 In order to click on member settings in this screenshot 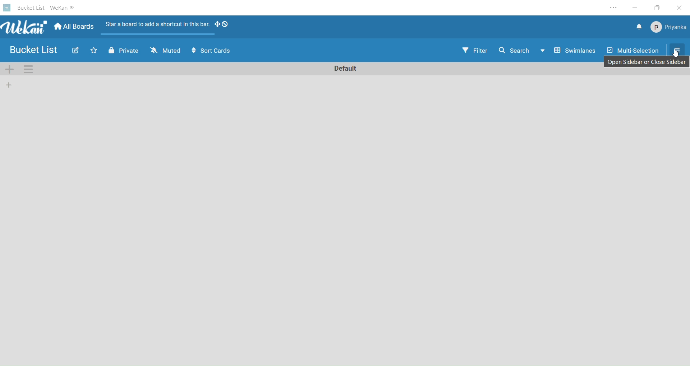, I will do `click(669, 27)`.